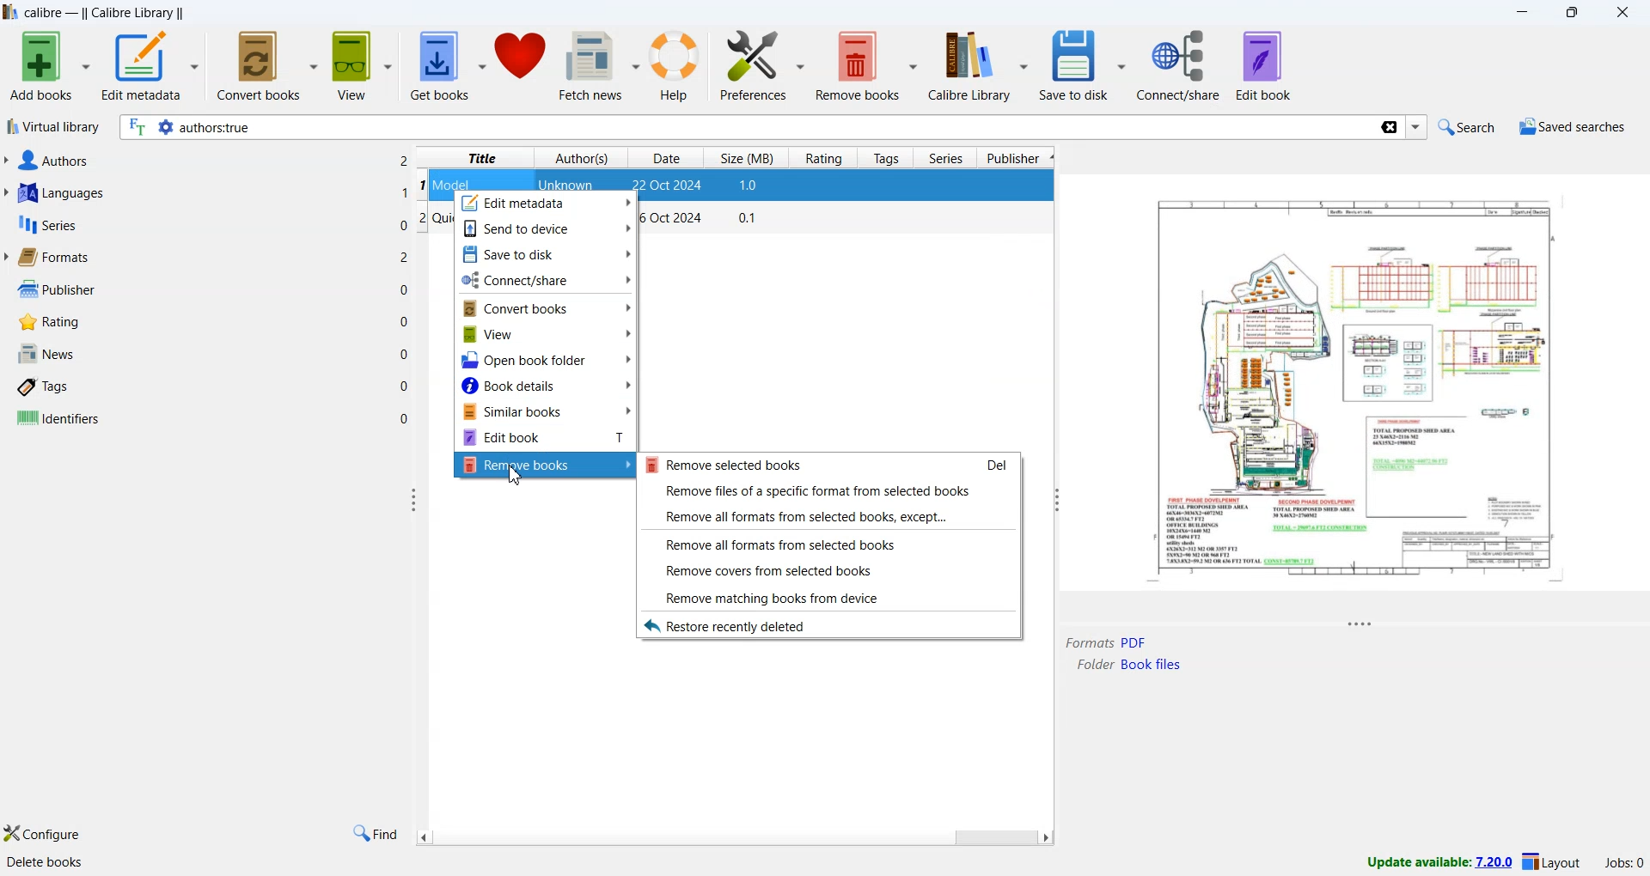  I want to click on model, so click(455, 184).